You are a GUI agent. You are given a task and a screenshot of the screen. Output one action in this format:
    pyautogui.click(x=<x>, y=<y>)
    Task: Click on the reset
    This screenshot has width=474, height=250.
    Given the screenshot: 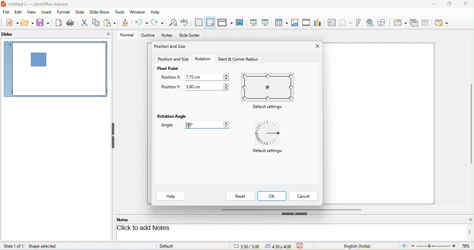 What is the action you would take?
    pyautogui.click(x=240, y=196)
    